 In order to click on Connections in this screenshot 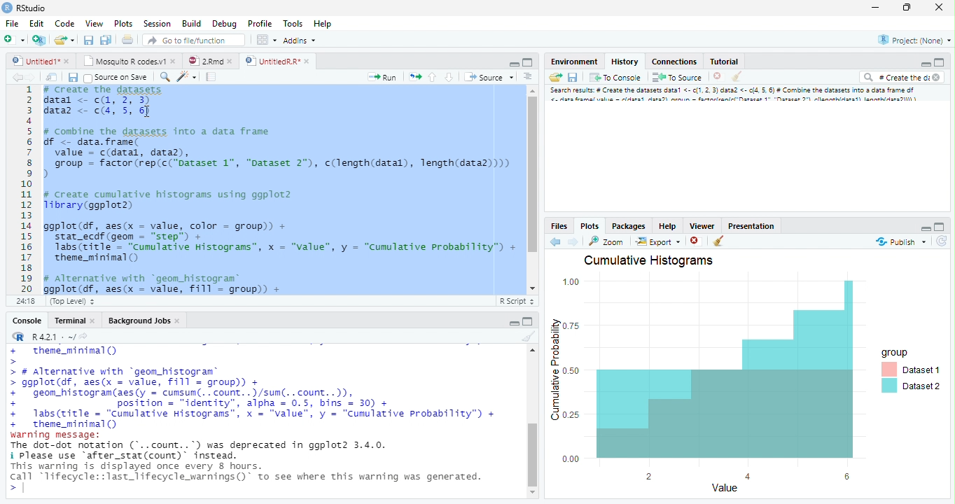, I will do `click(675, 62)`.